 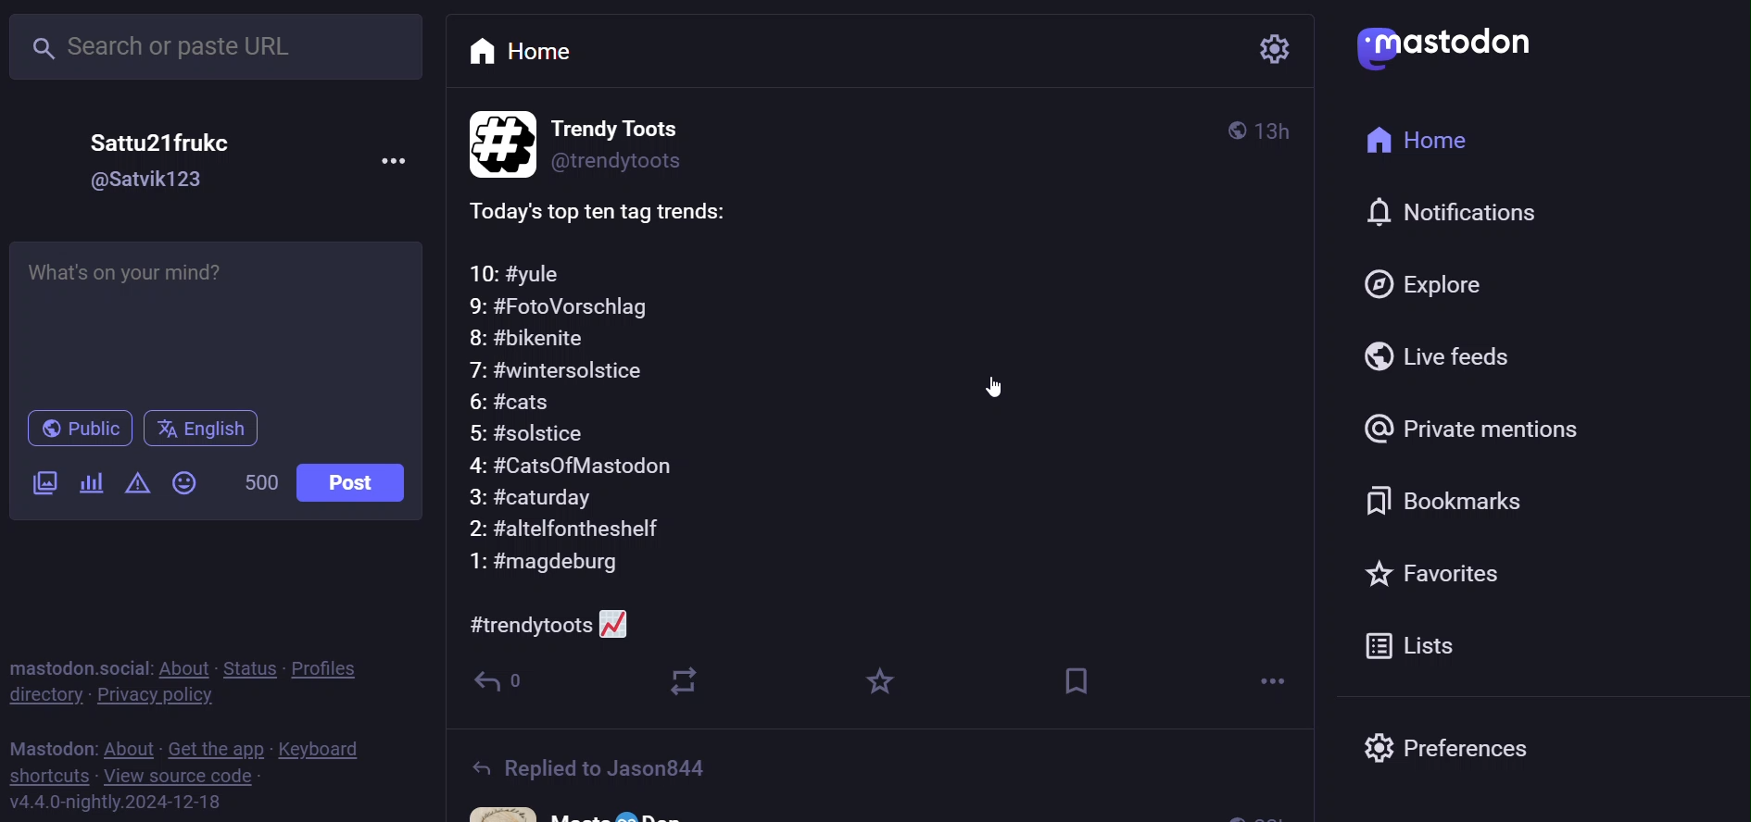 What do you see at coordinates (218, 320) in the screenshot?
I see `What's on your mind` at bounding box center [218, 320].